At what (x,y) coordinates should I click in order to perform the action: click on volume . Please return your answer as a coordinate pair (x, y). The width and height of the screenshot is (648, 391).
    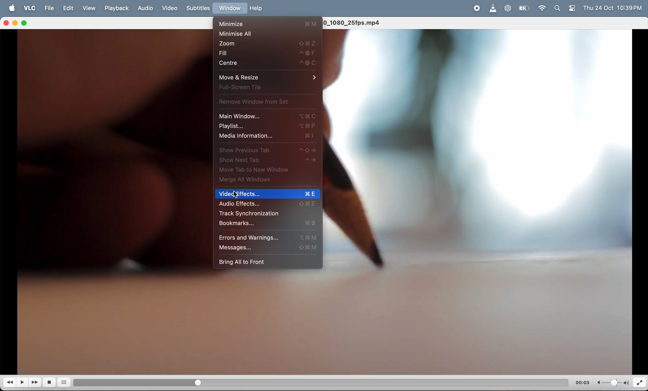
    Looking at the image, I should click on (612, 382).